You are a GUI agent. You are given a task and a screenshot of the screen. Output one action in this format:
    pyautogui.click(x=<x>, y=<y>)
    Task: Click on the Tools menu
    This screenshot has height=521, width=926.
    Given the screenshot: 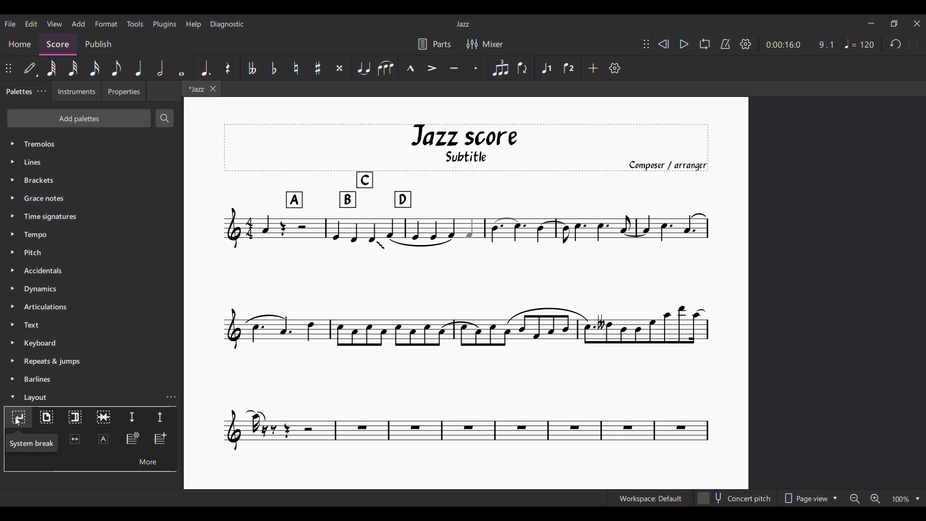 What is the action you would take?
    pyautogui.click(x=135, y=24)
    